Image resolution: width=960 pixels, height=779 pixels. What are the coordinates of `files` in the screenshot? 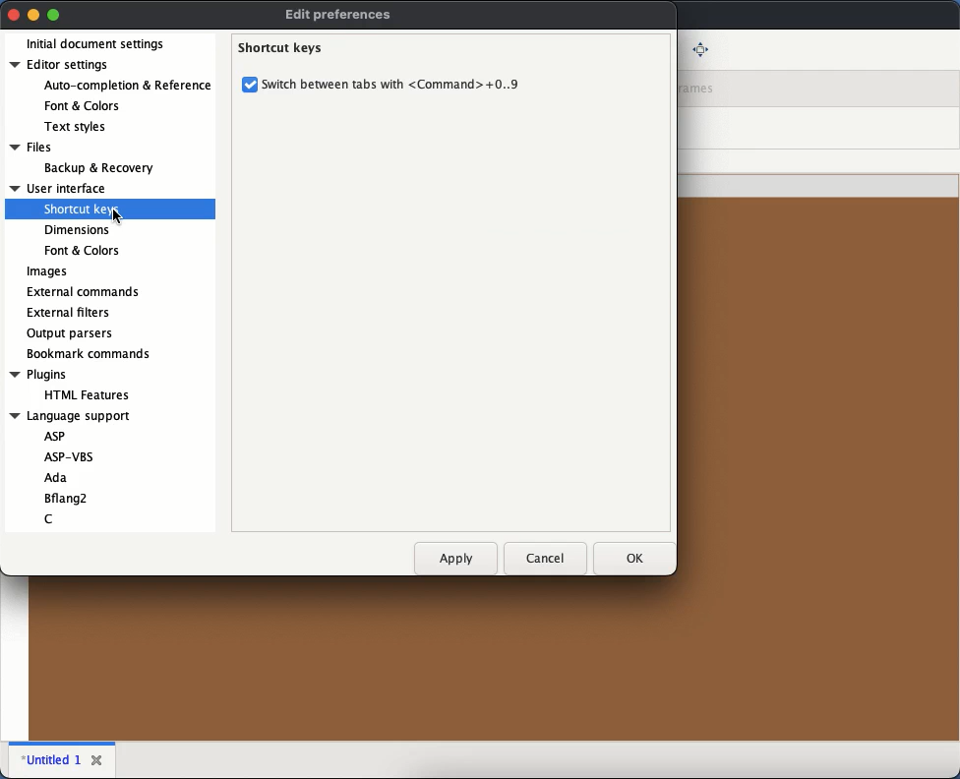 It's located at (40, 148).